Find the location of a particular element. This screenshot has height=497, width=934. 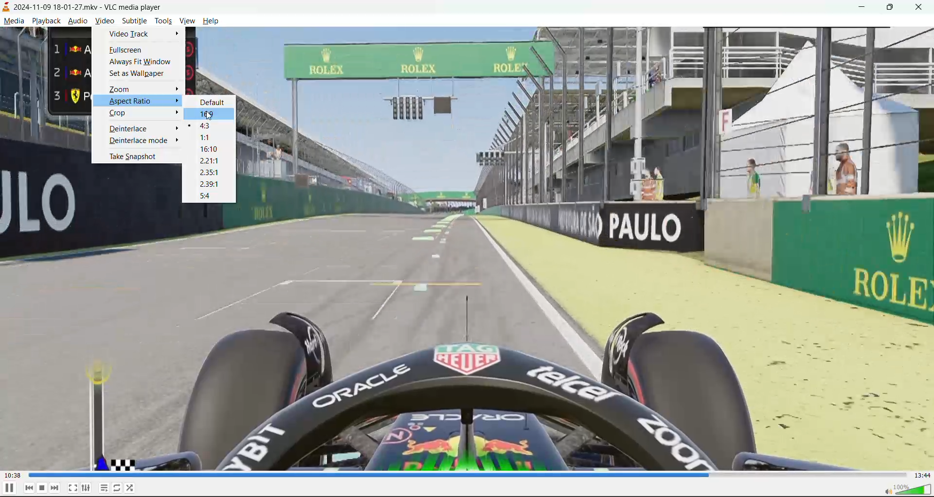

video is located at coordinates (104, 22).